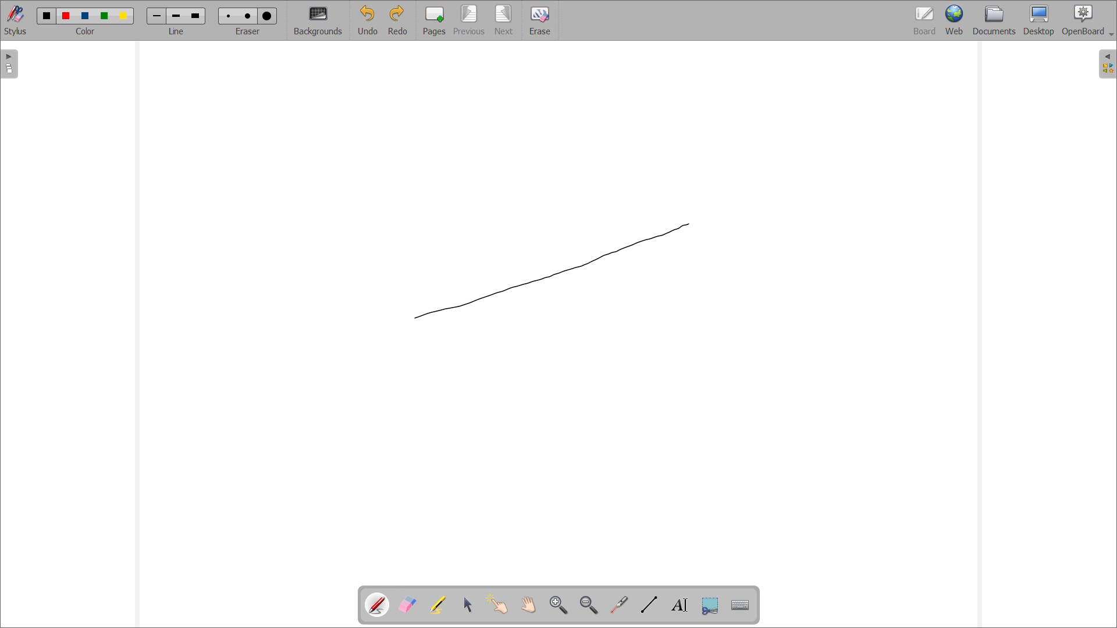  I want to click on previous page, so click(469, 20).